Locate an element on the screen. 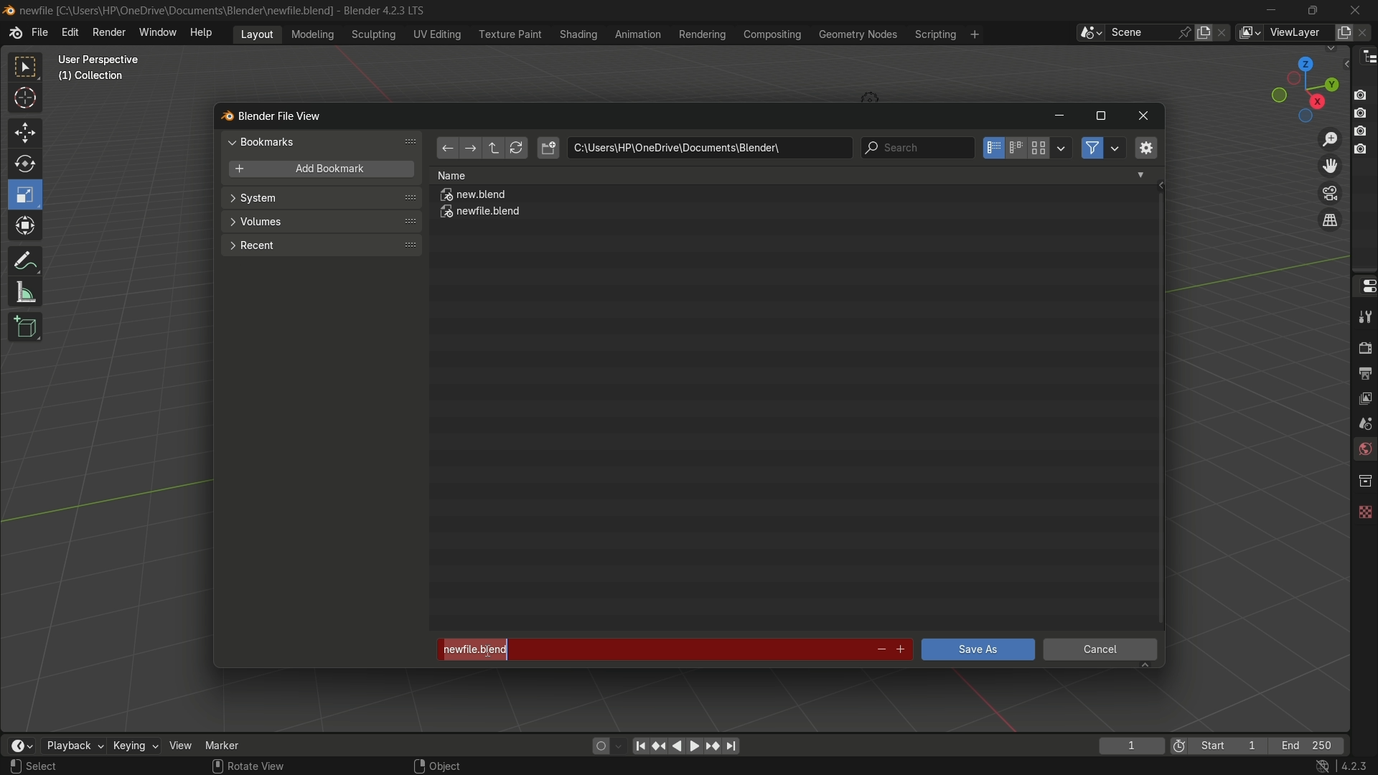 This screenshot has height=775, width=1378. add view layer is located at coordinates (1342, 32).